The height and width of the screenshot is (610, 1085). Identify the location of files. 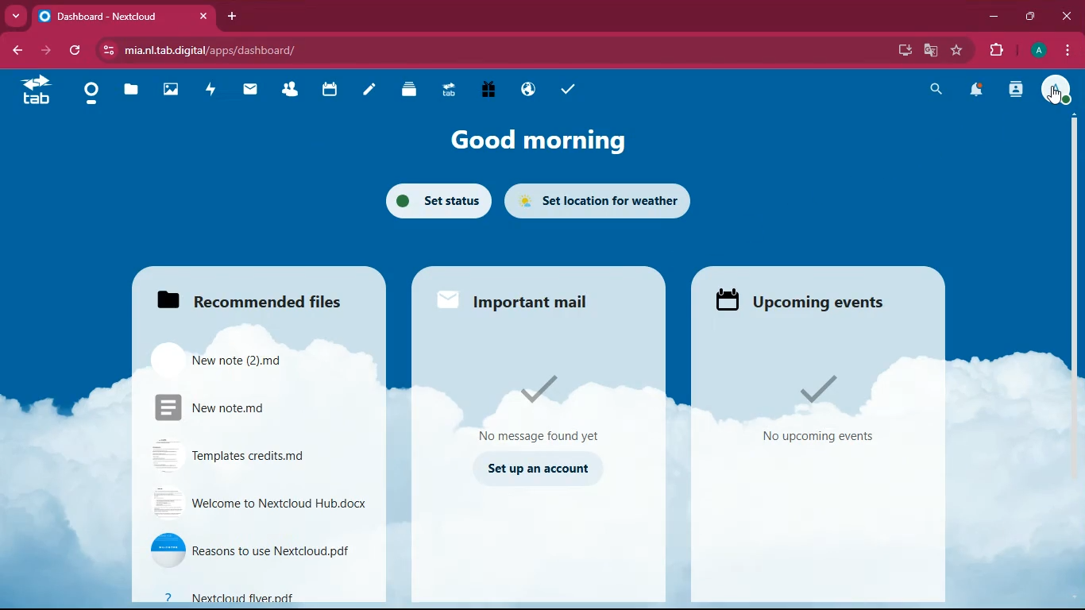
(243, 297).